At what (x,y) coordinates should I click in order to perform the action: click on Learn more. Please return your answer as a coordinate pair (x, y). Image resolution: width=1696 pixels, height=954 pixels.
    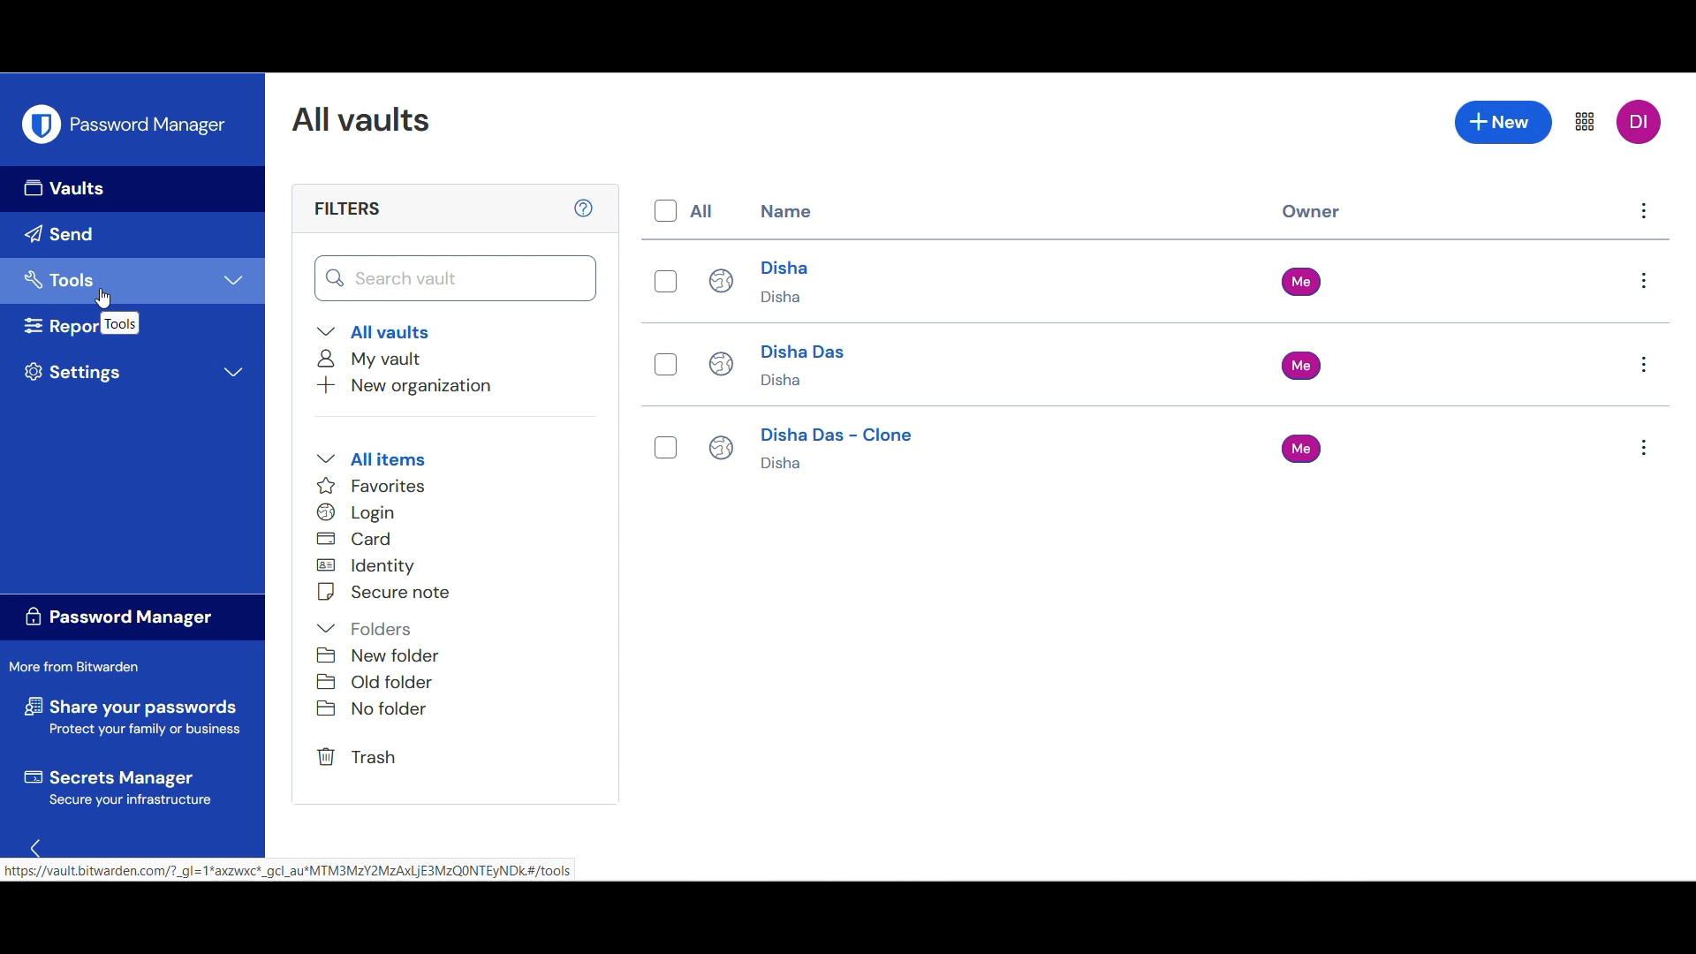
    Looking at the image, I should click on (584, 208).